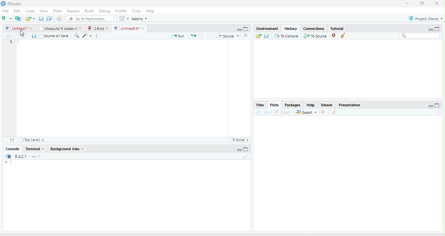 The height and width of the screenshot is (236, 445). What do you see at coordinates (150, 11) in the screenshot?
I see `Help` at bounding box center [150, 11].